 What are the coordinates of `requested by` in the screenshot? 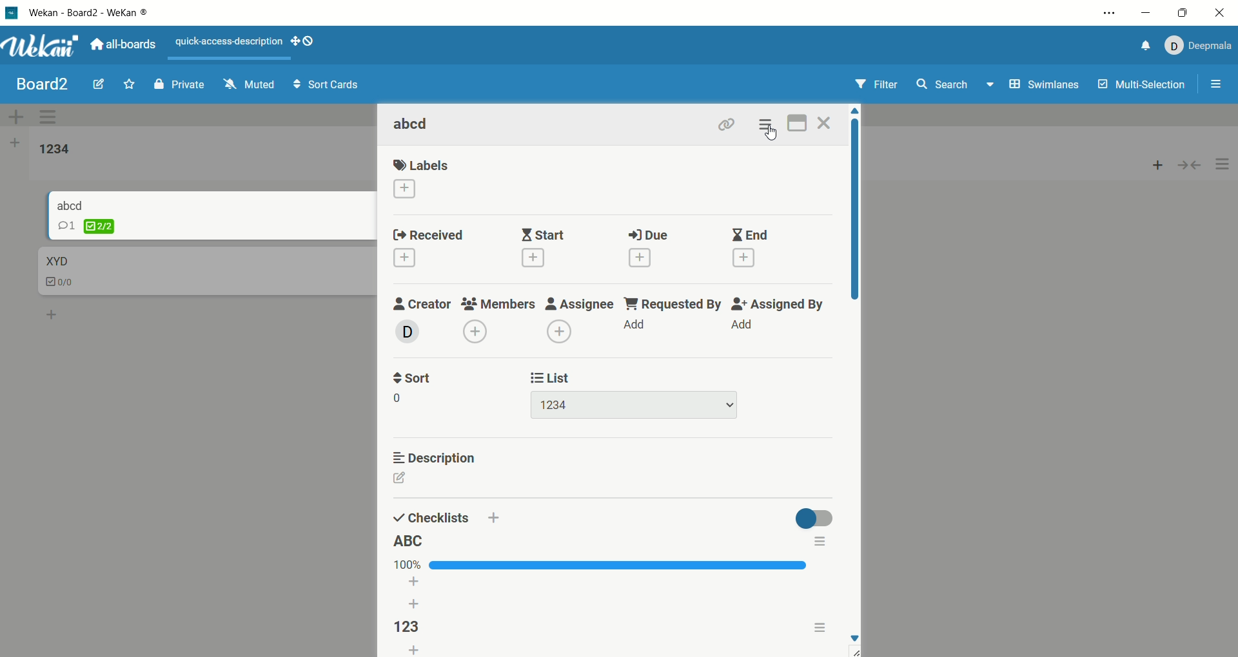 It's located at (673, 315).